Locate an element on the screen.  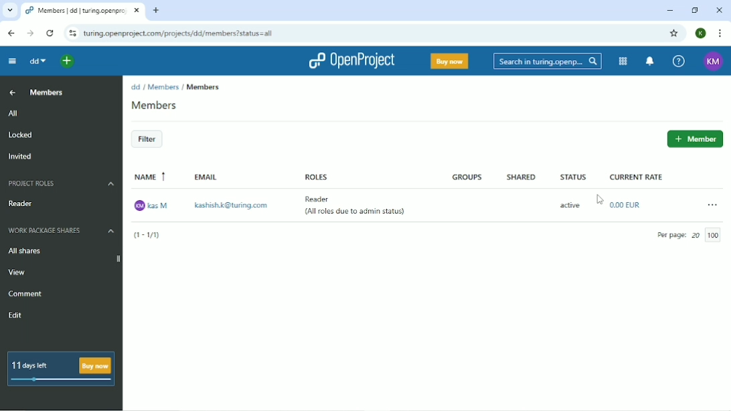
Name is located at coordinates (153, 177).